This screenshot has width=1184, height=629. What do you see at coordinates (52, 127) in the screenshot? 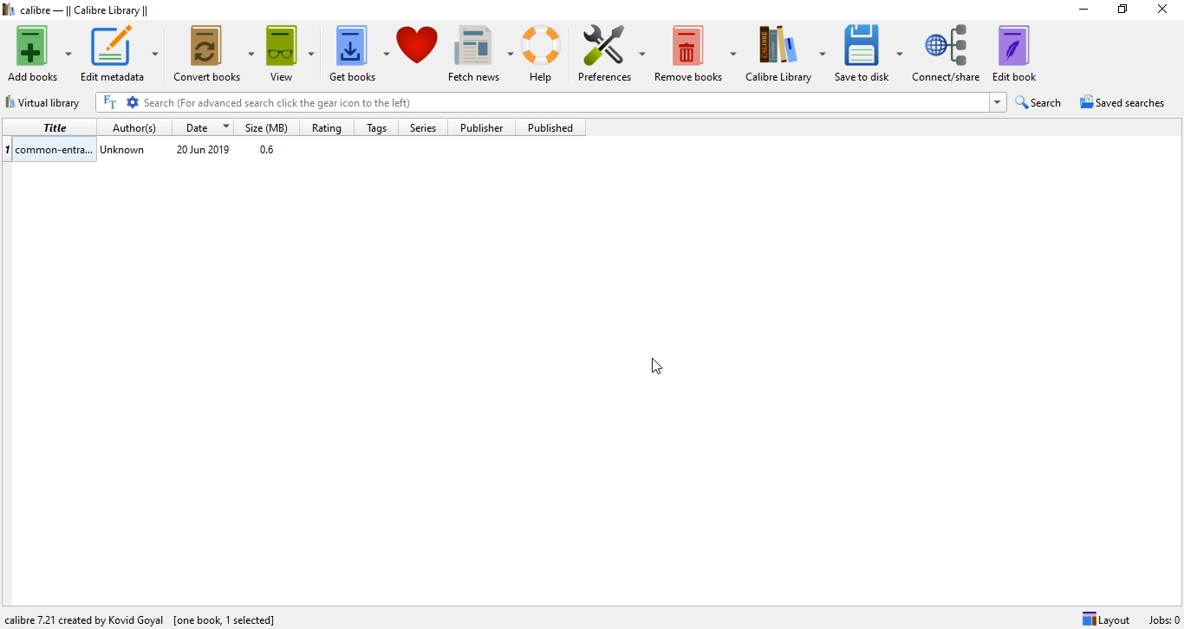
I see `Title` at bounding box center [52, 127].